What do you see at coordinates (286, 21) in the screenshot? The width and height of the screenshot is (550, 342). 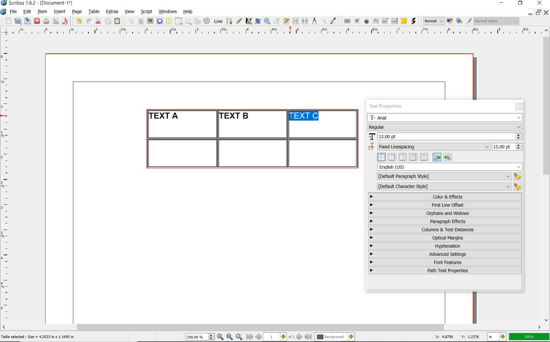 I see `edit text with story editor` at bounding box center [286, 21].